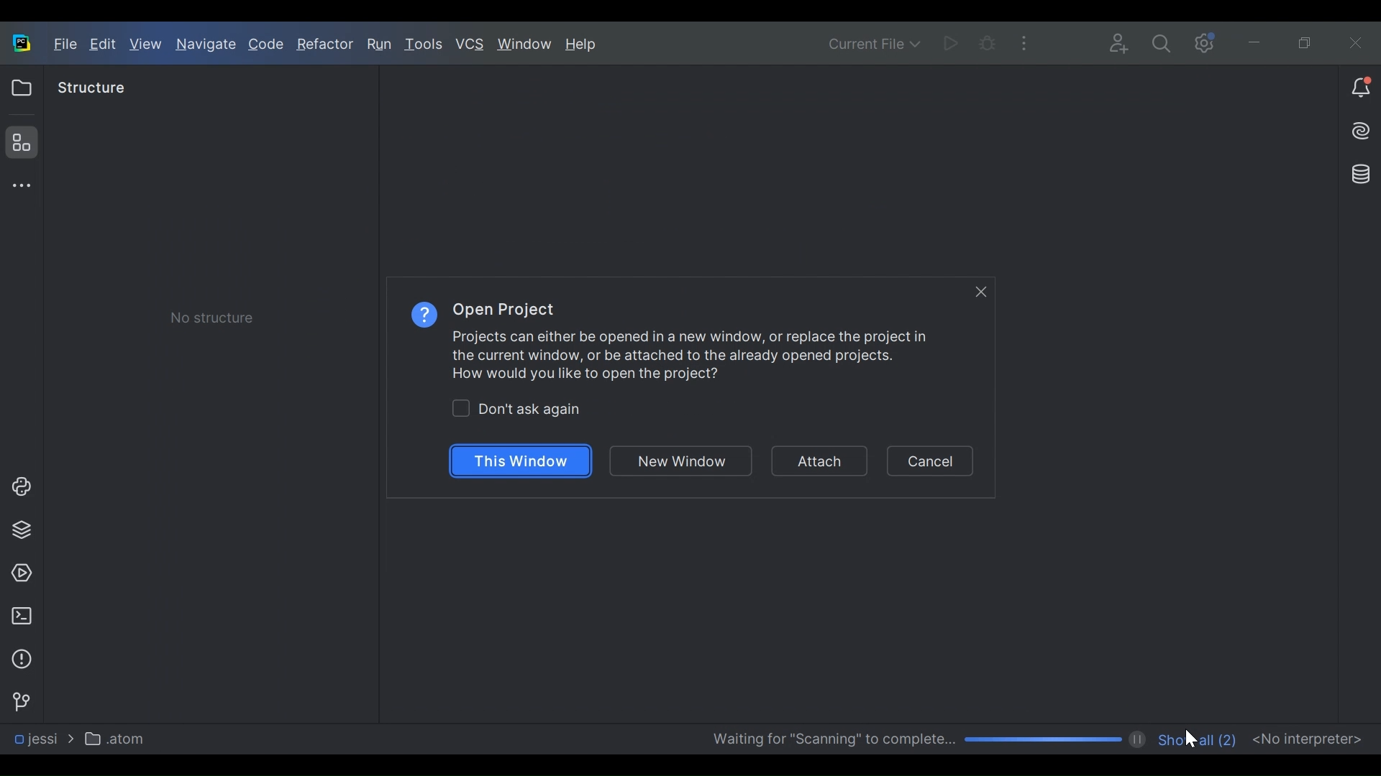 The width and height of the screenshot is (1381, 776). I want to click on Code with me, so click(1120, 46).